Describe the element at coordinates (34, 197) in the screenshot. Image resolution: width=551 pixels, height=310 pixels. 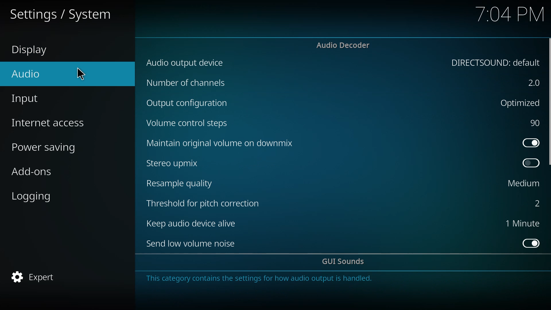
I see `logging` at that location.